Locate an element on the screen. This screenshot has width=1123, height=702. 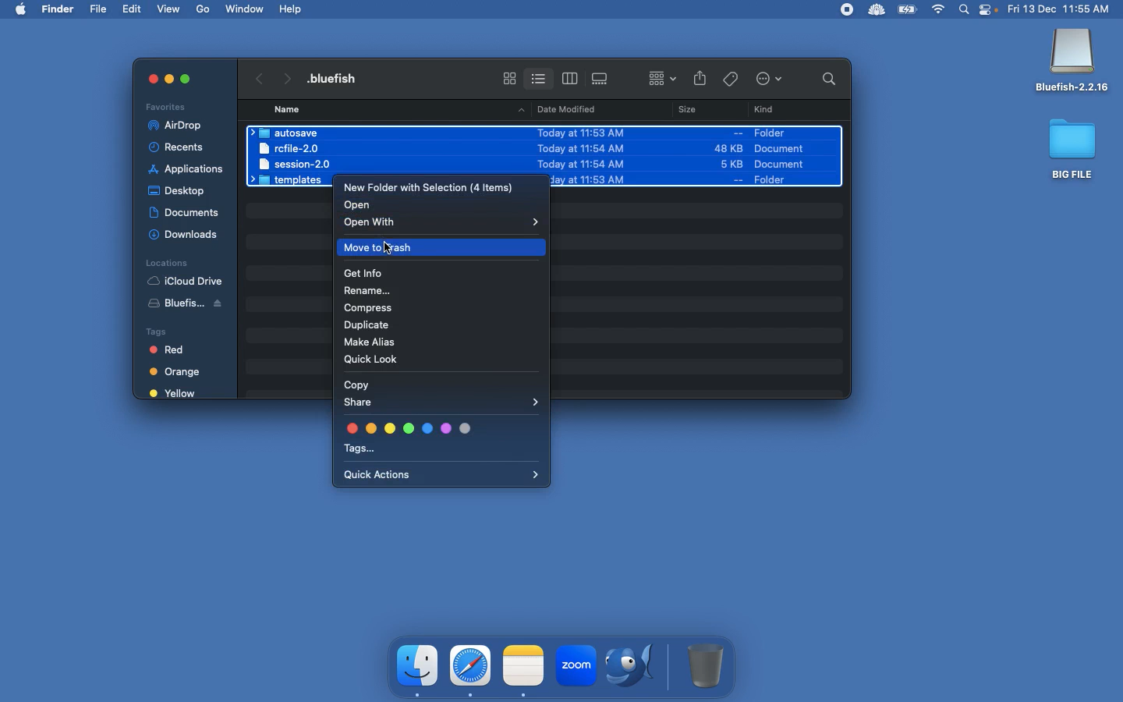
Bluefish is located at coordinates (1072, 62).